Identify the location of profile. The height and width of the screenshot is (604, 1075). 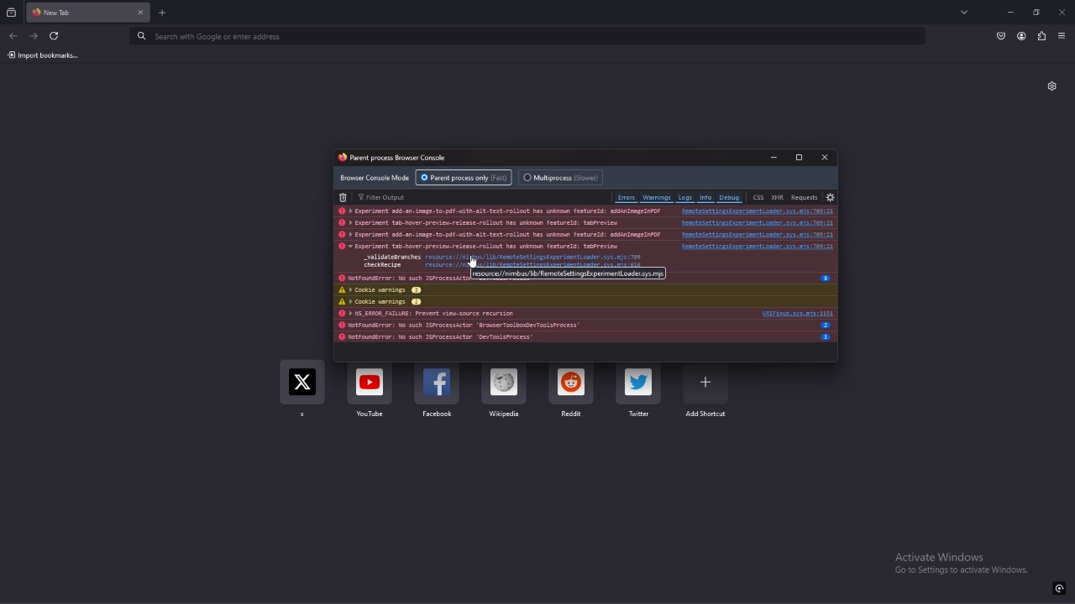
(1022, 36).